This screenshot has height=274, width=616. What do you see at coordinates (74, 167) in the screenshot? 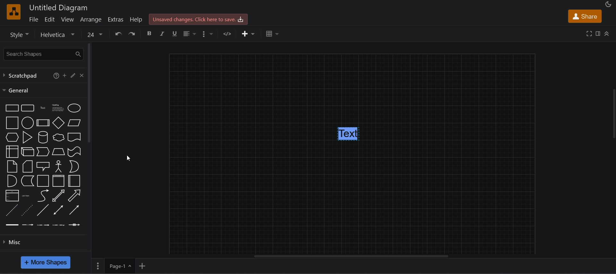
I see `Or` at bounding box center [74, 167].